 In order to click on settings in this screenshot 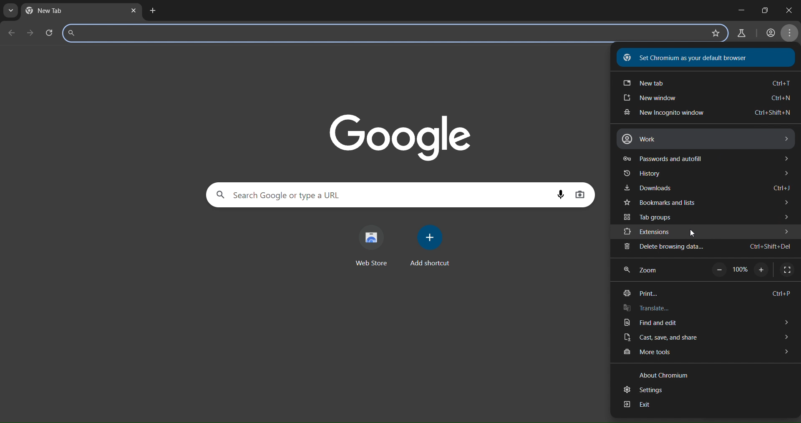, I will do `click(641, 388)`.